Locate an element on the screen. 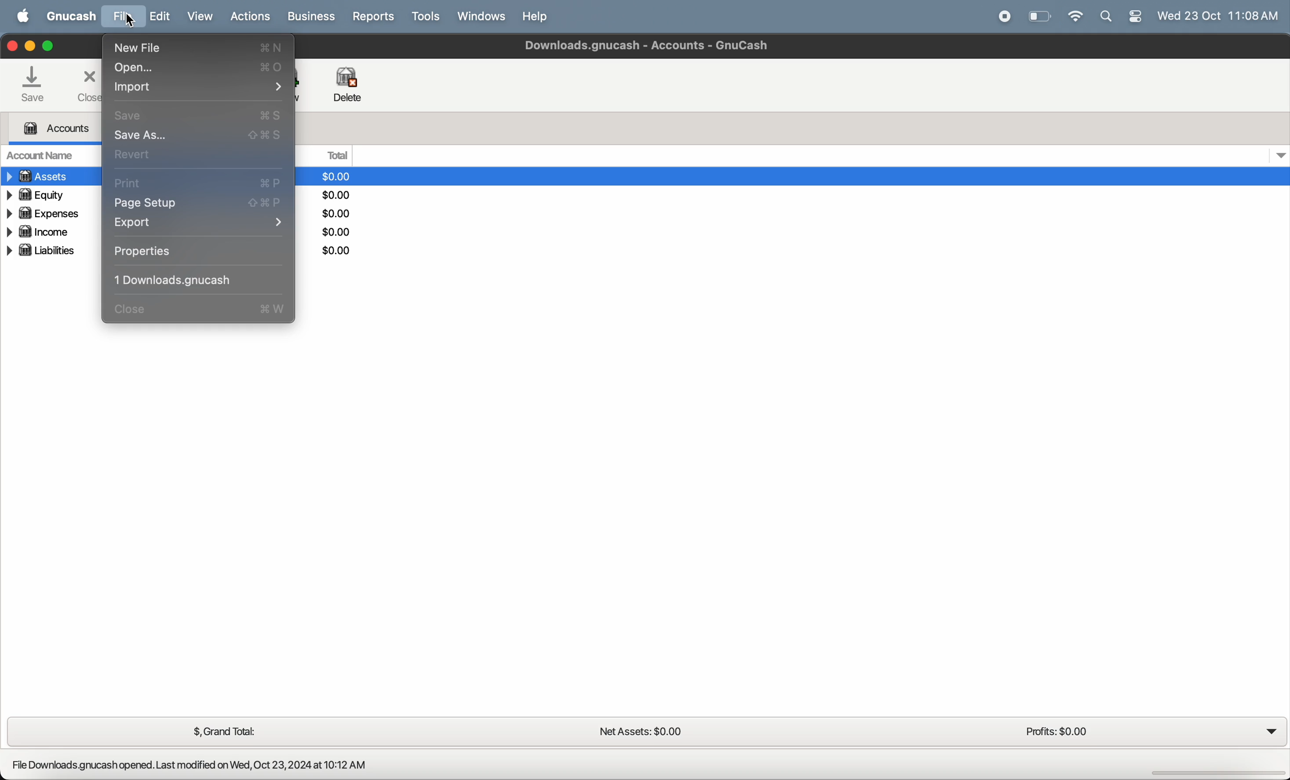  maximize is located at coordinates (47, 44).